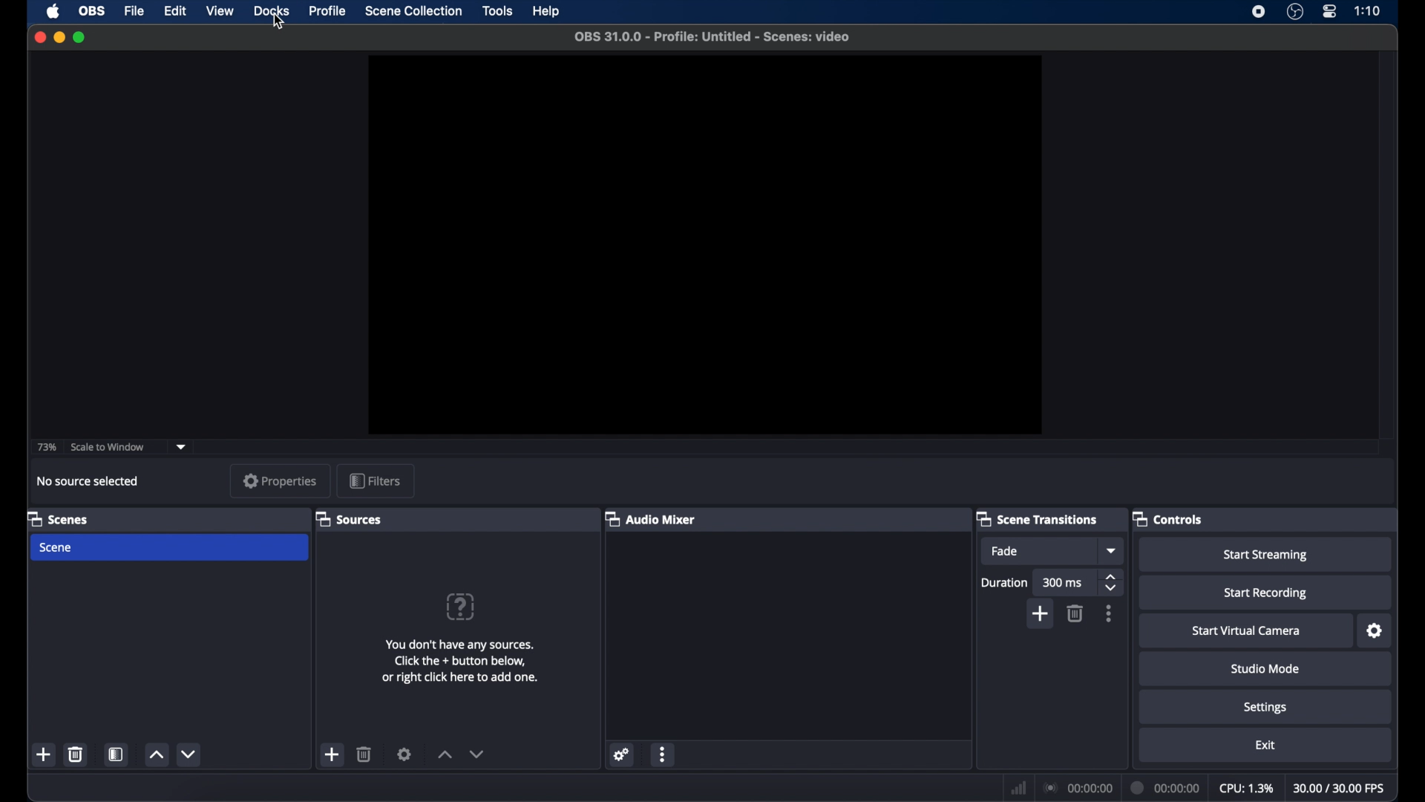 Image resolution: width=1425 pixels, height=802 pixels. I want to click on add, so click(45, 754).